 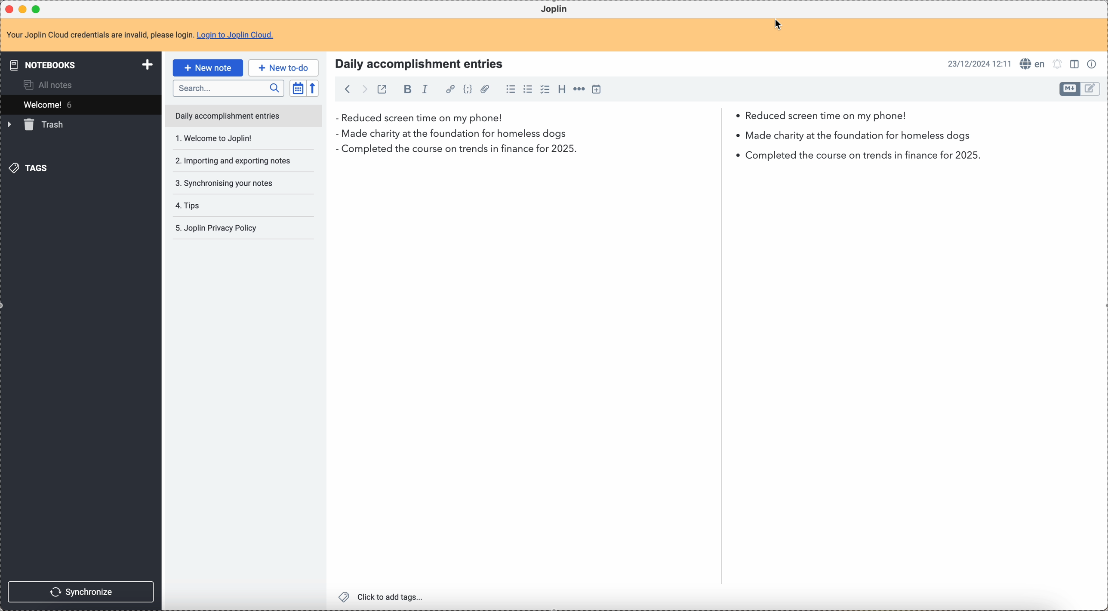 What do you see at coordinates (1091, 89) in the screenshot?
I see `toggle edit layout` at bounding box center [1091, 89].